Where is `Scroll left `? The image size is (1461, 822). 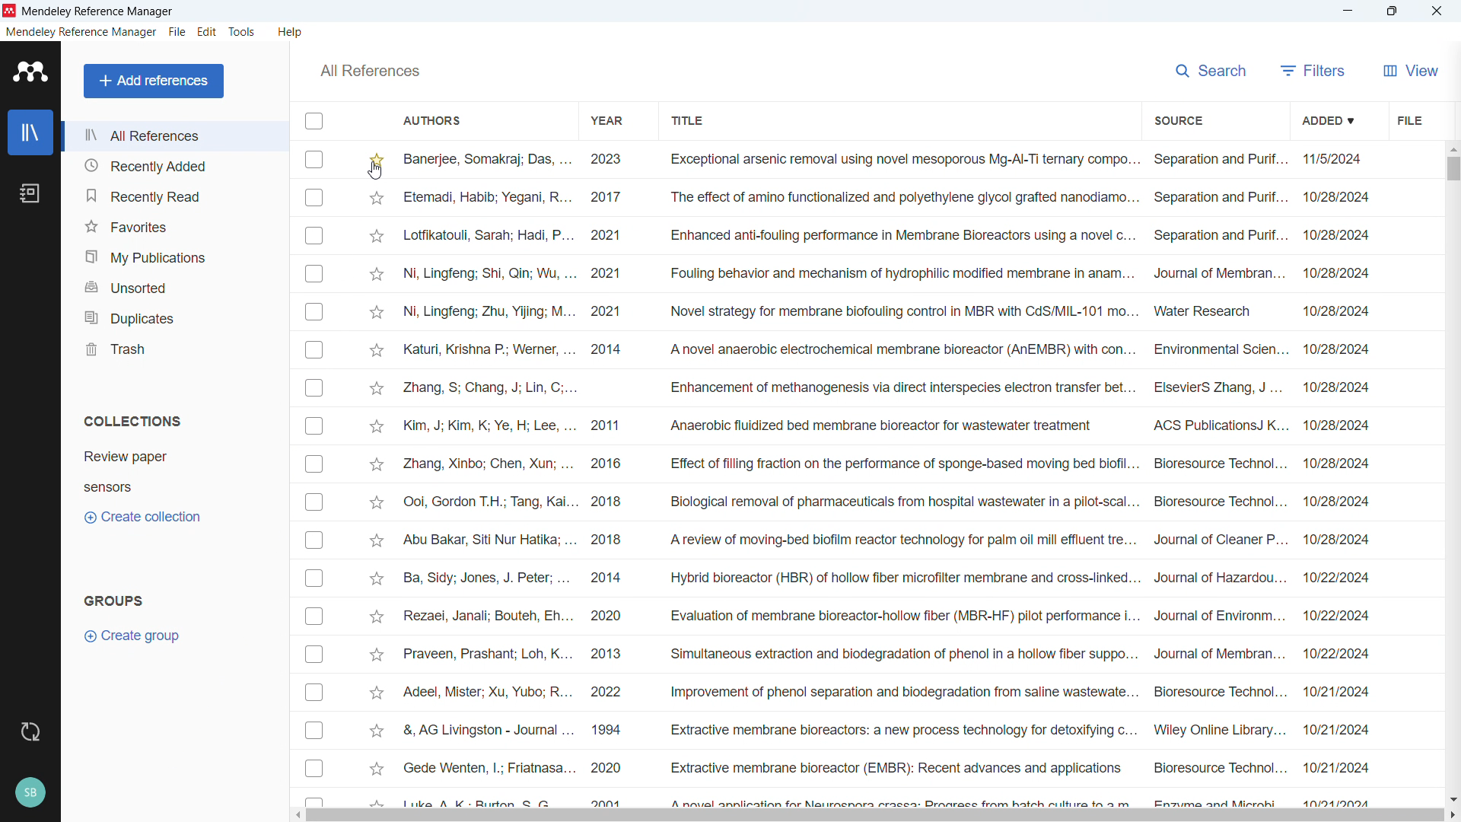
Scroll left  is located at coordinates (295, 816).